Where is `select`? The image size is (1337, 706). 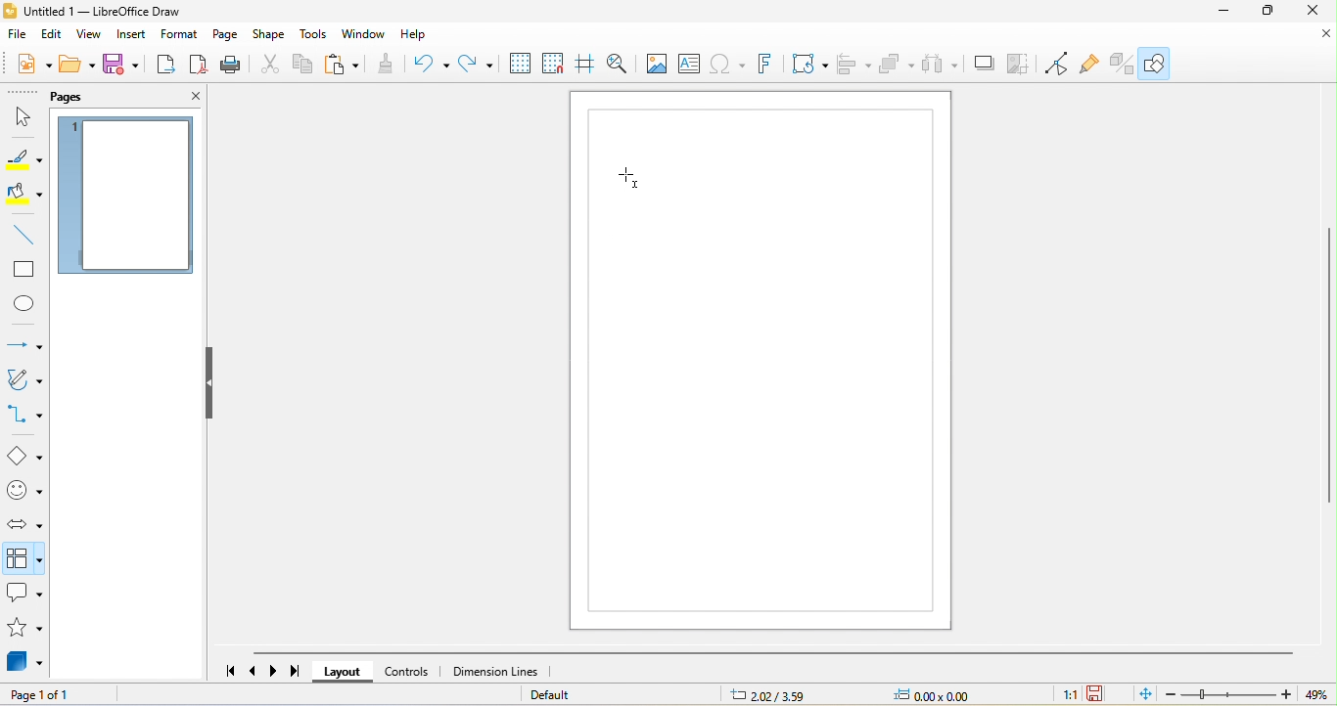
select is located at coordinates (23, 117).